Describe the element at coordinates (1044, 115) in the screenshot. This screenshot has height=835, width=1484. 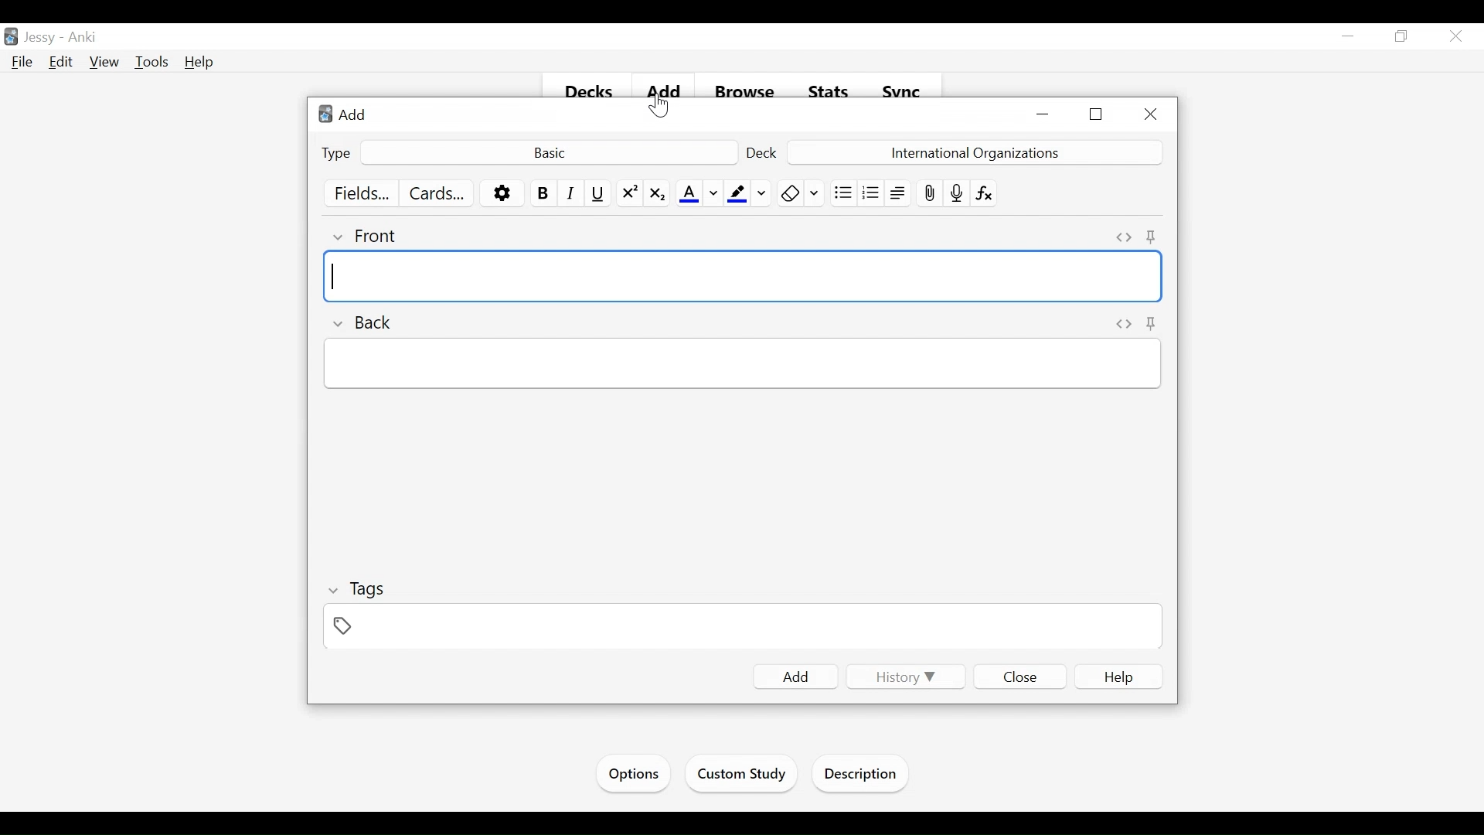
I see `minimize` at that location.